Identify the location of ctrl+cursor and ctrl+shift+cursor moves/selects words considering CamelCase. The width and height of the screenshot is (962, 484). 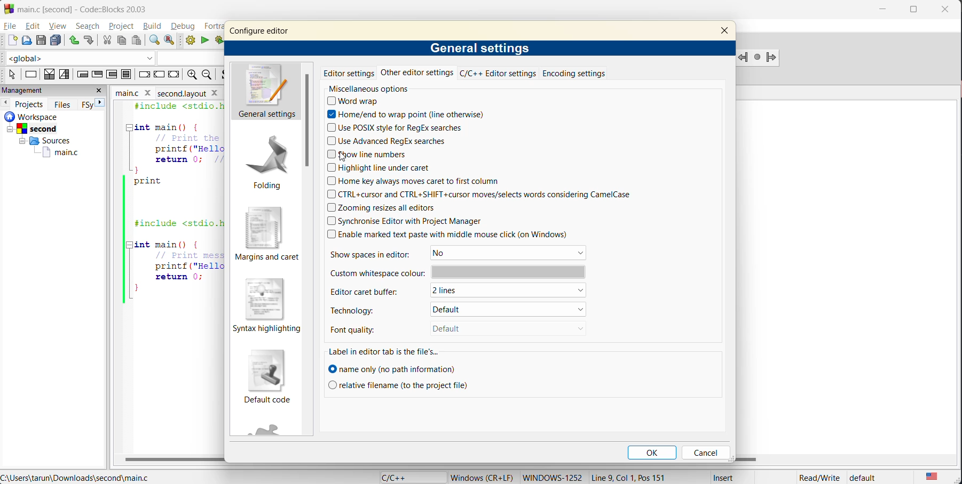
(490, 195).